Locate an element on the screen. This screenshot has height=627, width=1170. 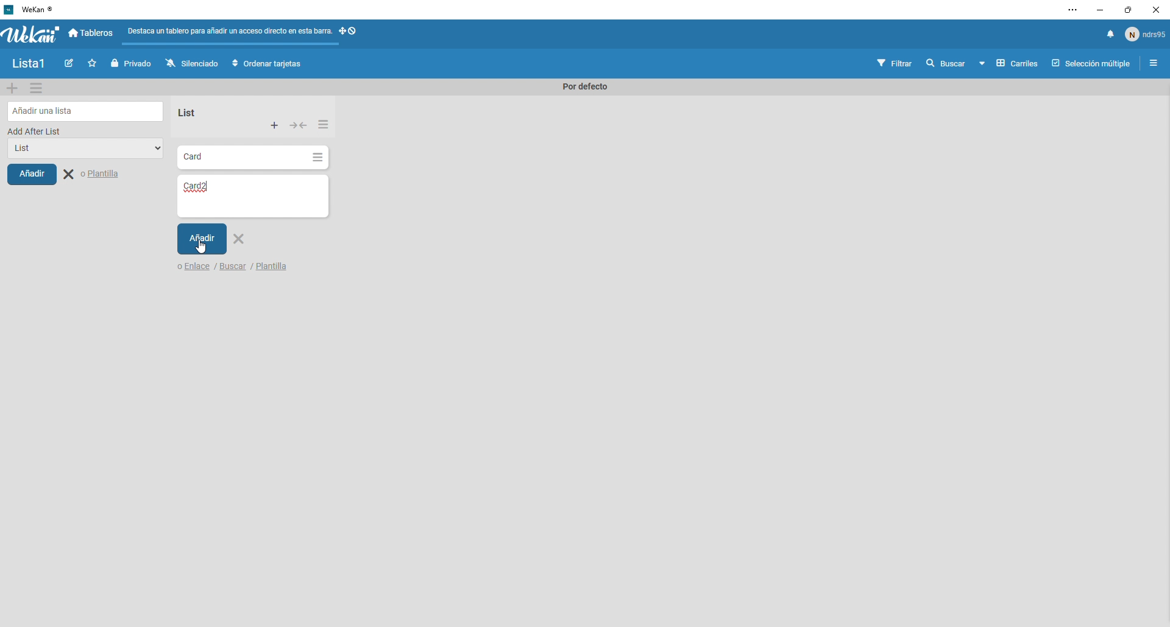
List1 is located at coordinates (34, 65).